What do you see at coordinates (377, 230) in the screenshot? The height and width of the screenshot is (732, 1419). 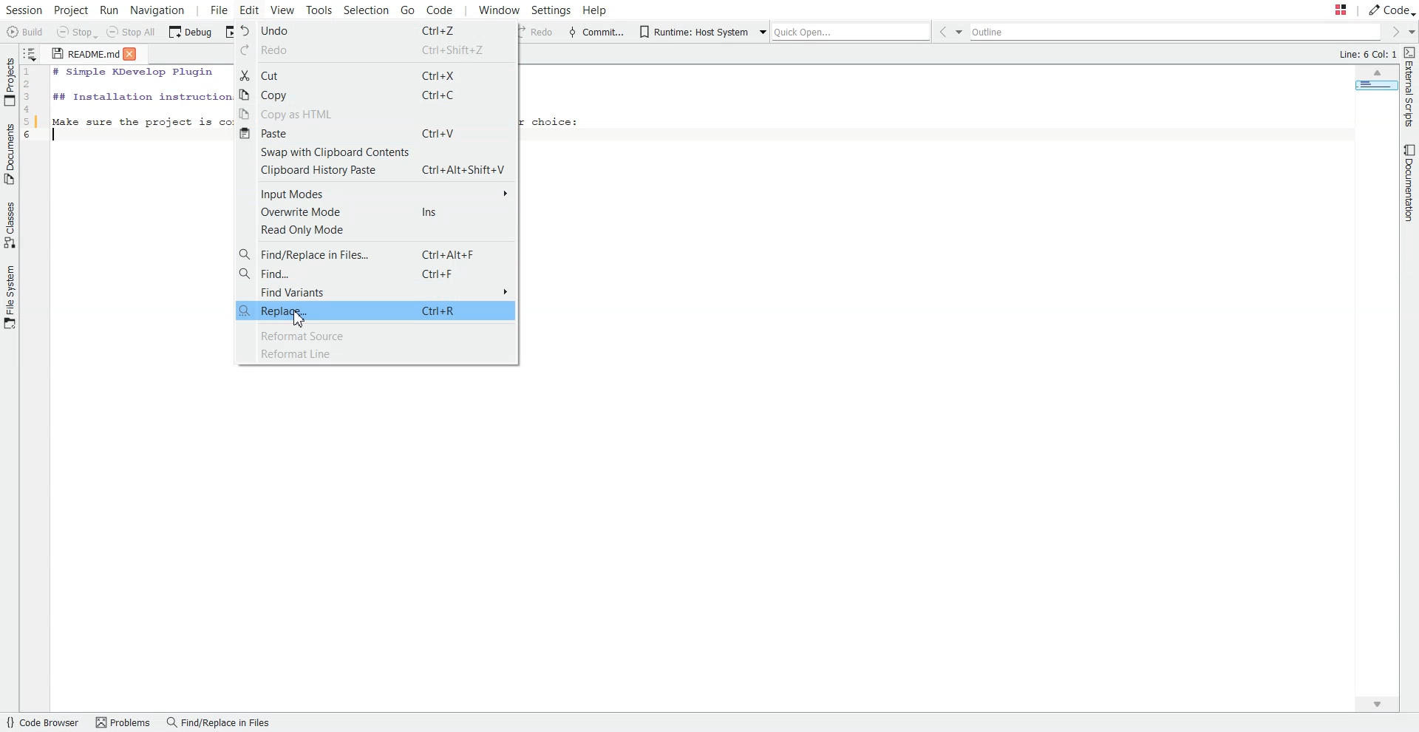 I see `Read Only Mode` at bounding box center [377, 230].